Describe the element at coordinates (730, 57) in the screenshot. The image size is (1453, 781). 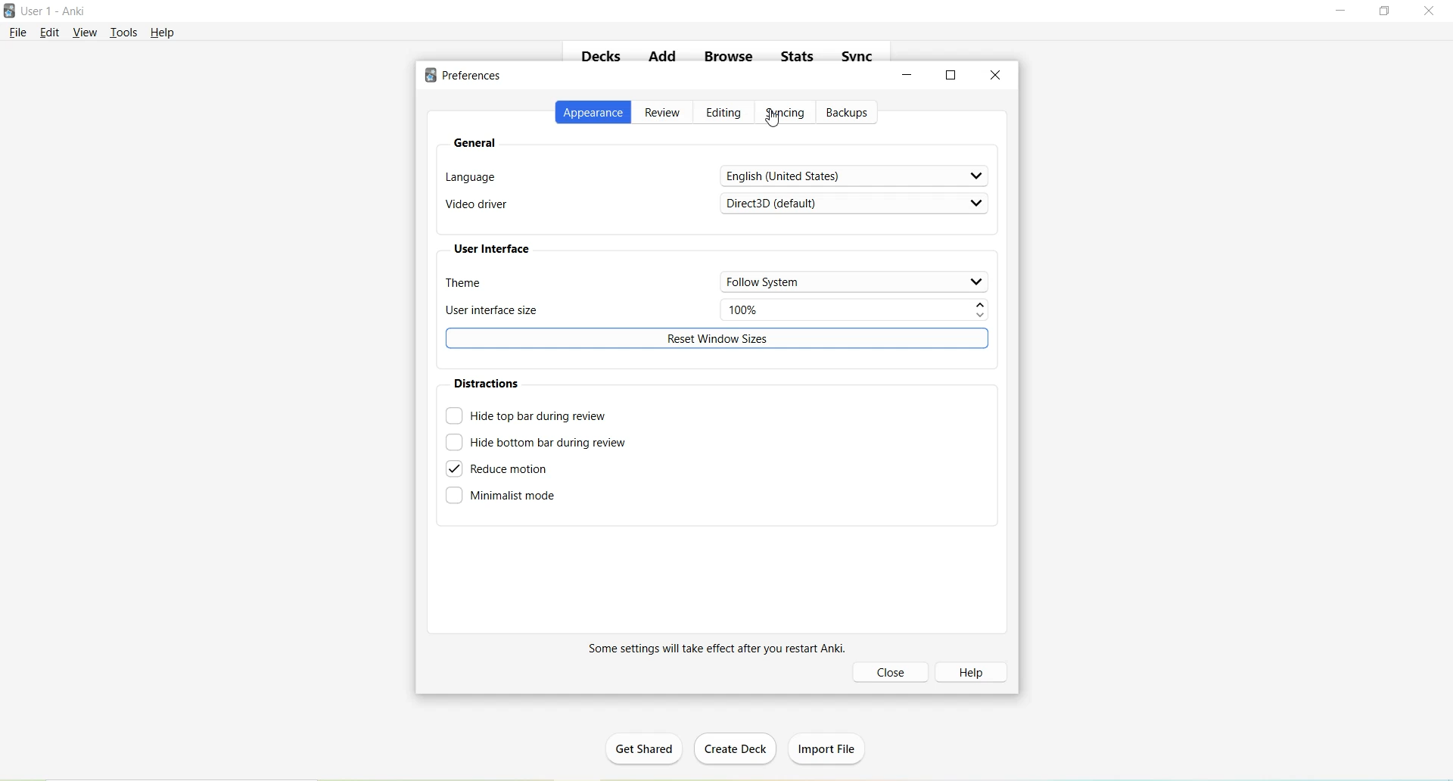
I see `Browse` at that location.